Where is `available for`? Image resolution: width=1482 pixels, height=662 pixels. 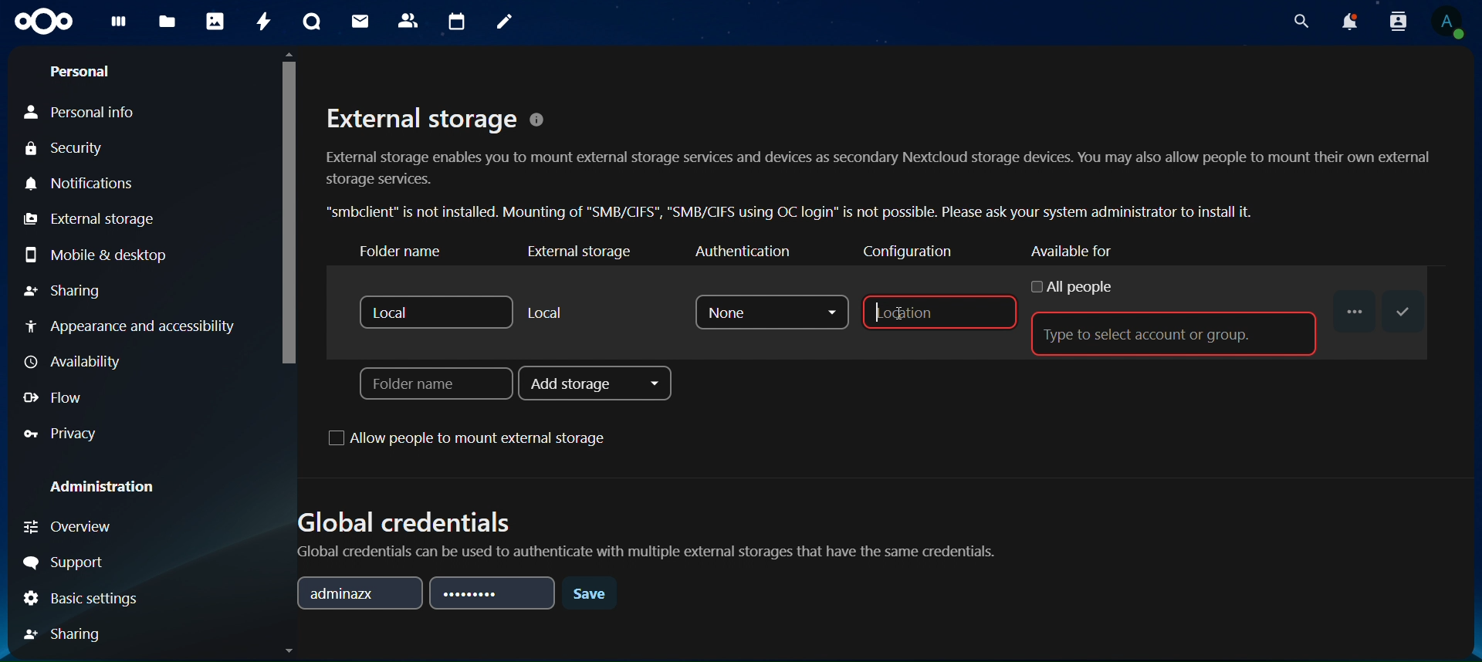
available for is located at coordinates (1087, 250).